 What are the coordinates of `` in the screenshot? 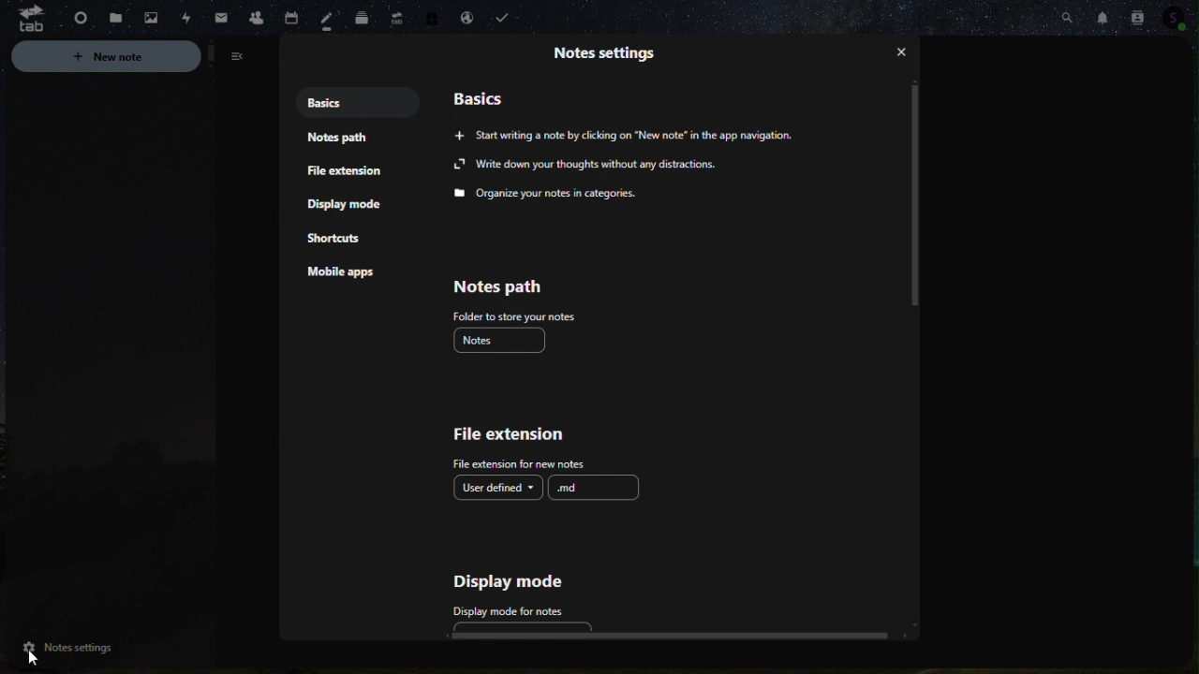 It's located at (343, 201).